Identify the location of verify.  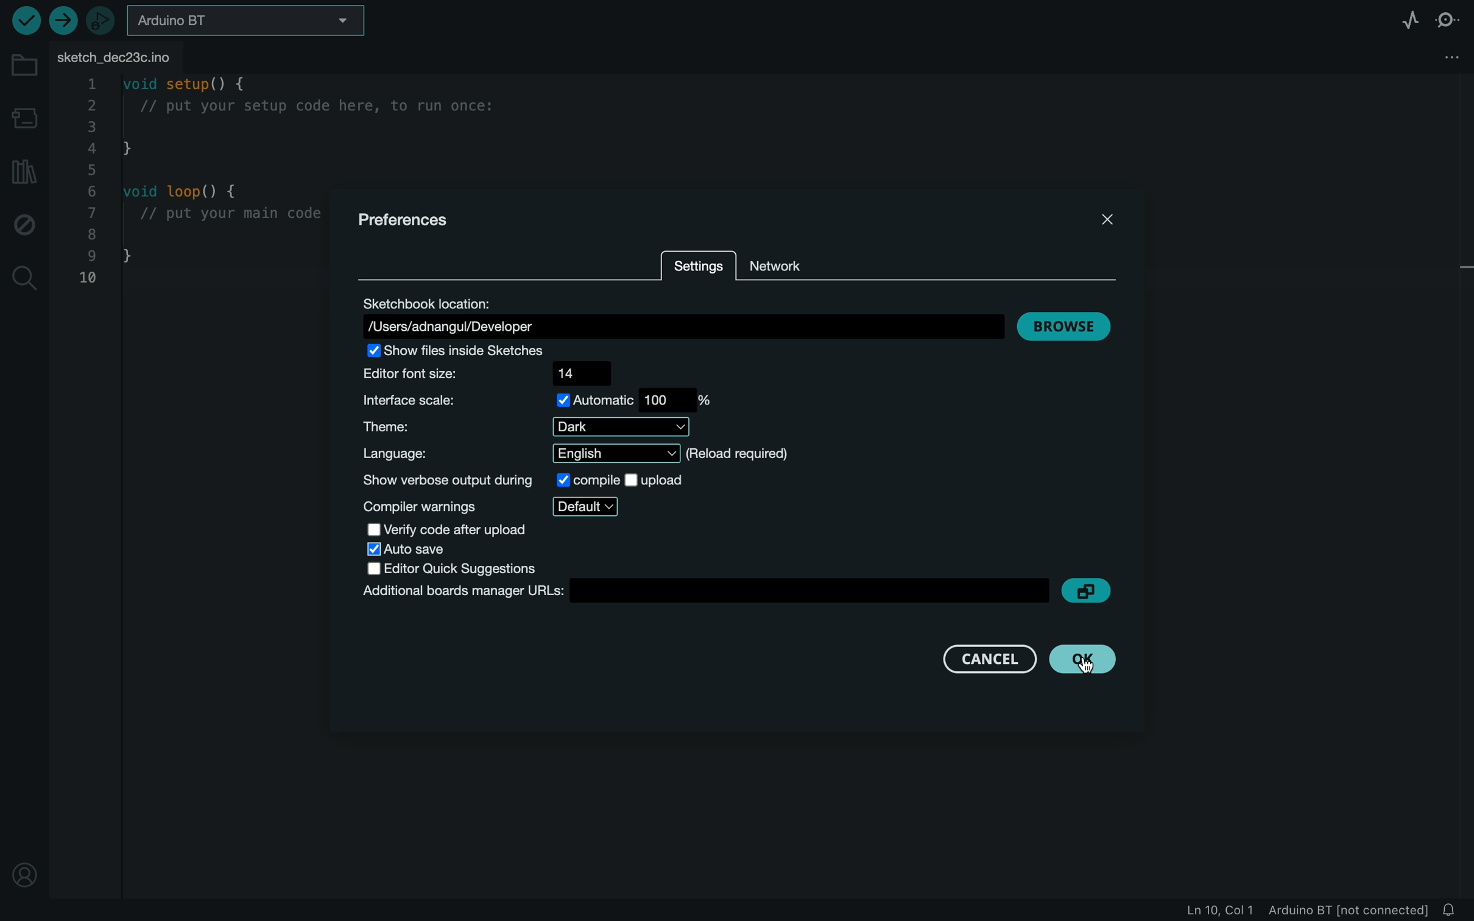
(21, 19).